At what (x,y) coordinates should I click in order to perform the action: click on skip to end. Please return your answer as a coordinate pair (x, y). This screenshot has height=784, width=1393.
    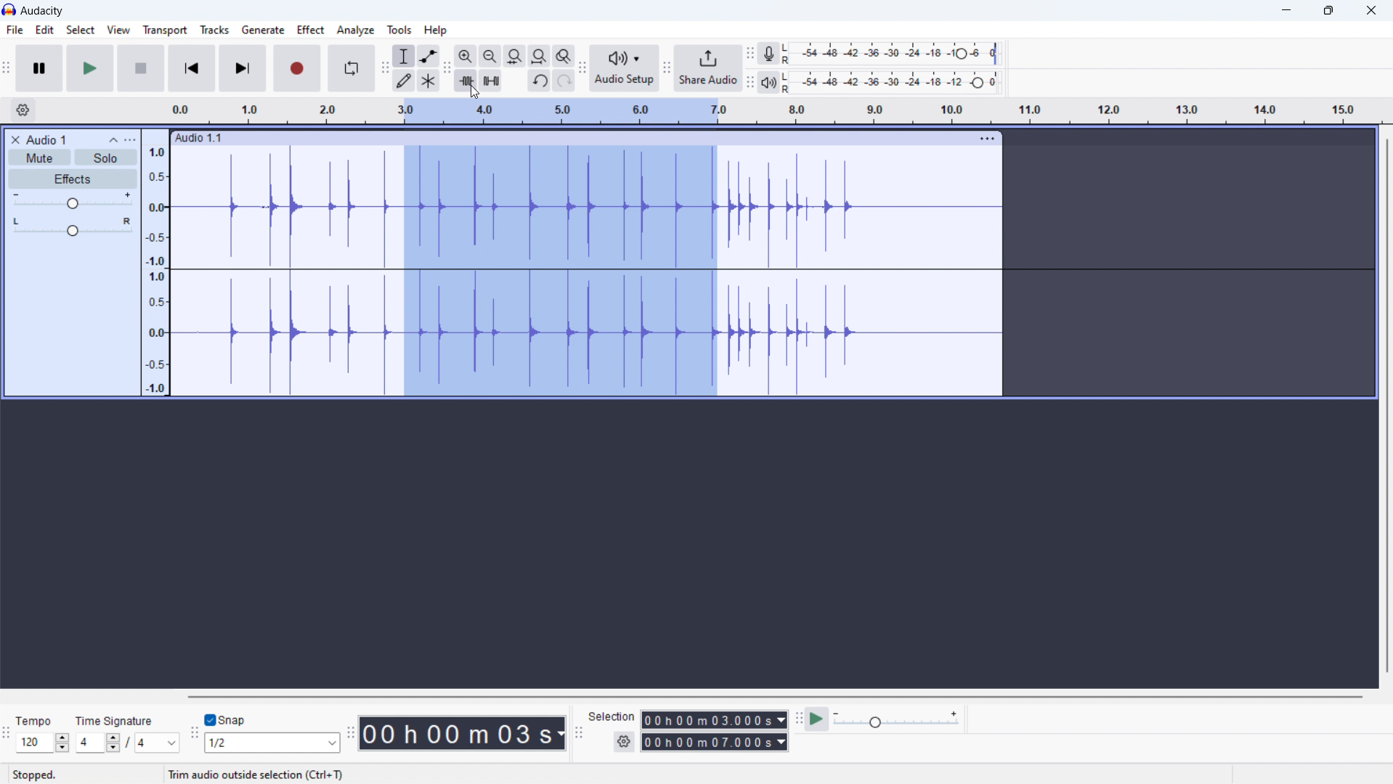
    Looking at the image, I should click on (243, 68).